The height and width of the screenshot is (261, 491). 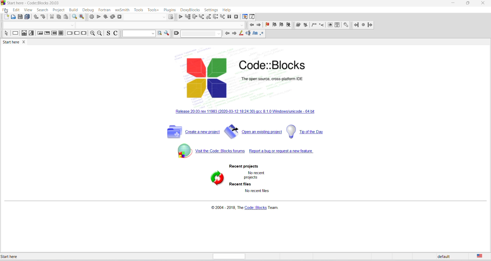 What do you see at coordinates (179, 17) in the screenshot?
I see `debug/continue` at bounding box center [179, 17].